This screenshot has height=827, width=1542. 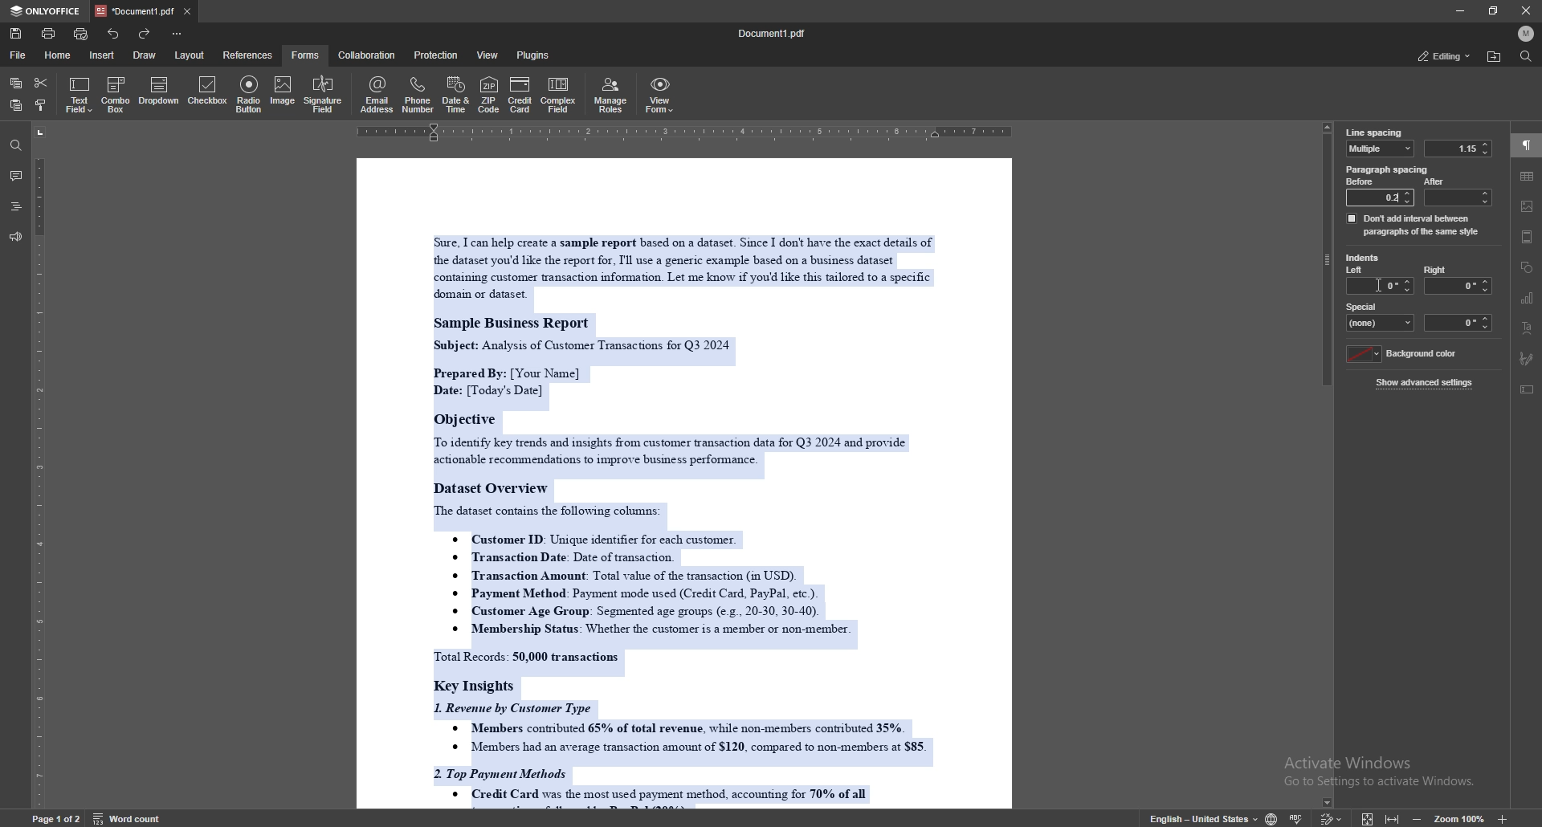 What do you see at coordinates (307, 55) in the screenshot?
I see `forms` at bounding box center [307, 55].